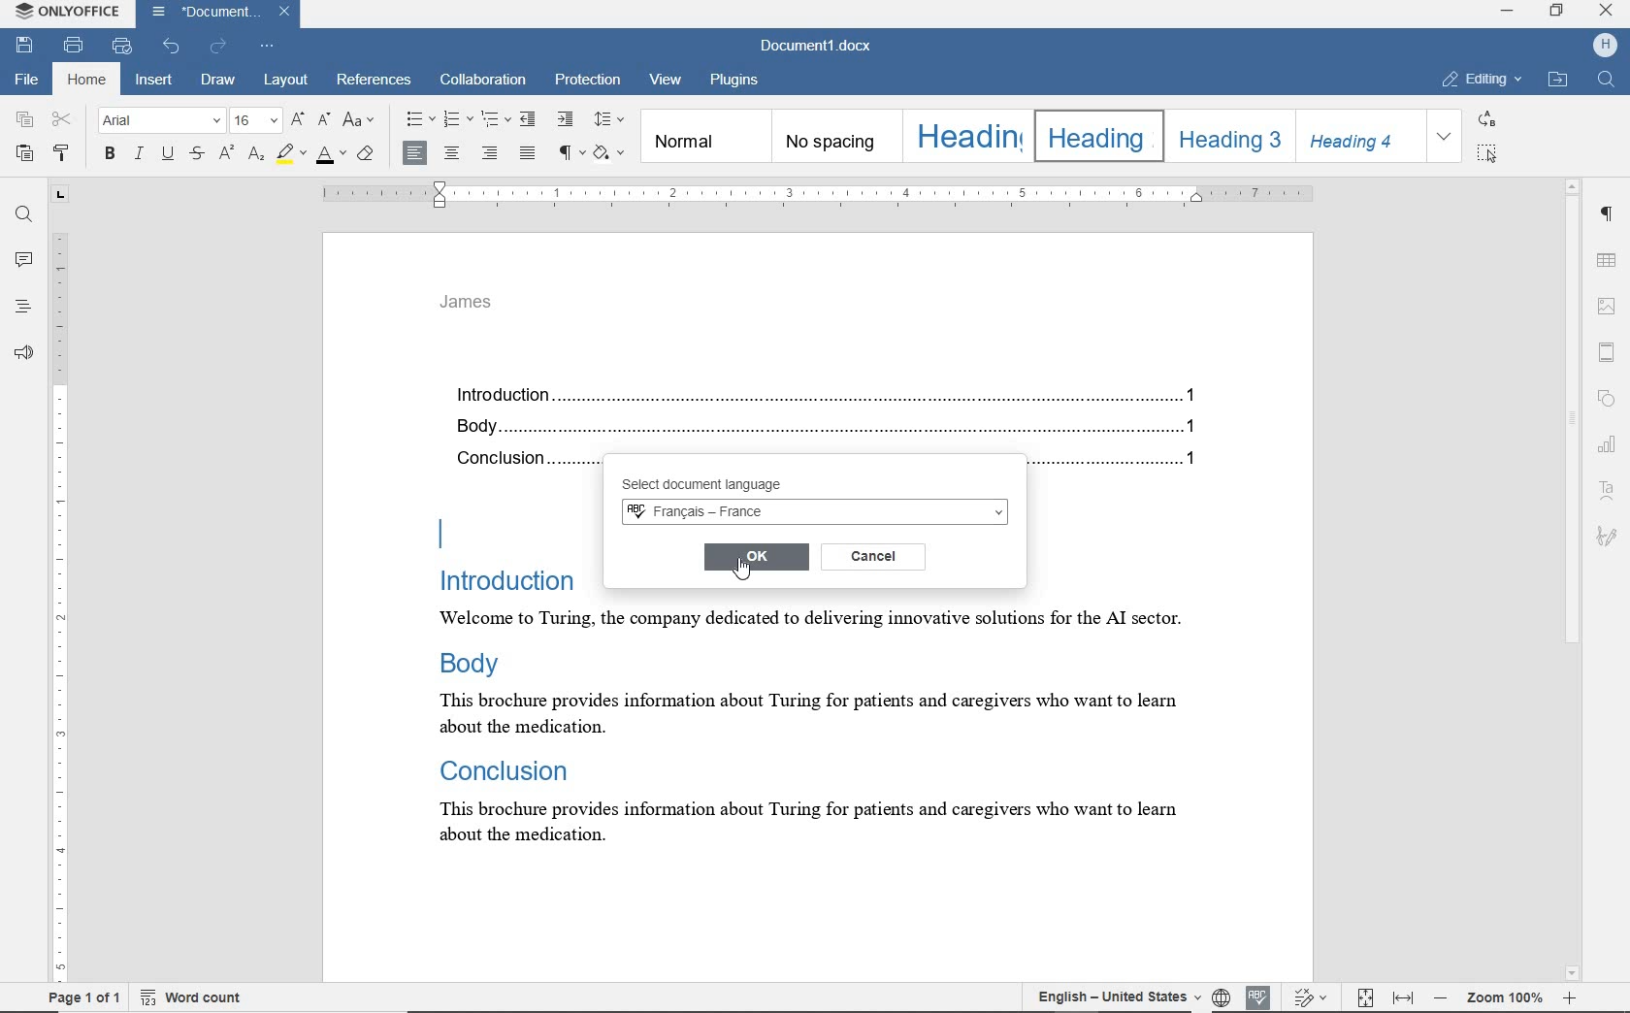  What do you see at coordinates (1604, 46) in the screenshot?
I see `HP` at bounding box center [1604, 46].